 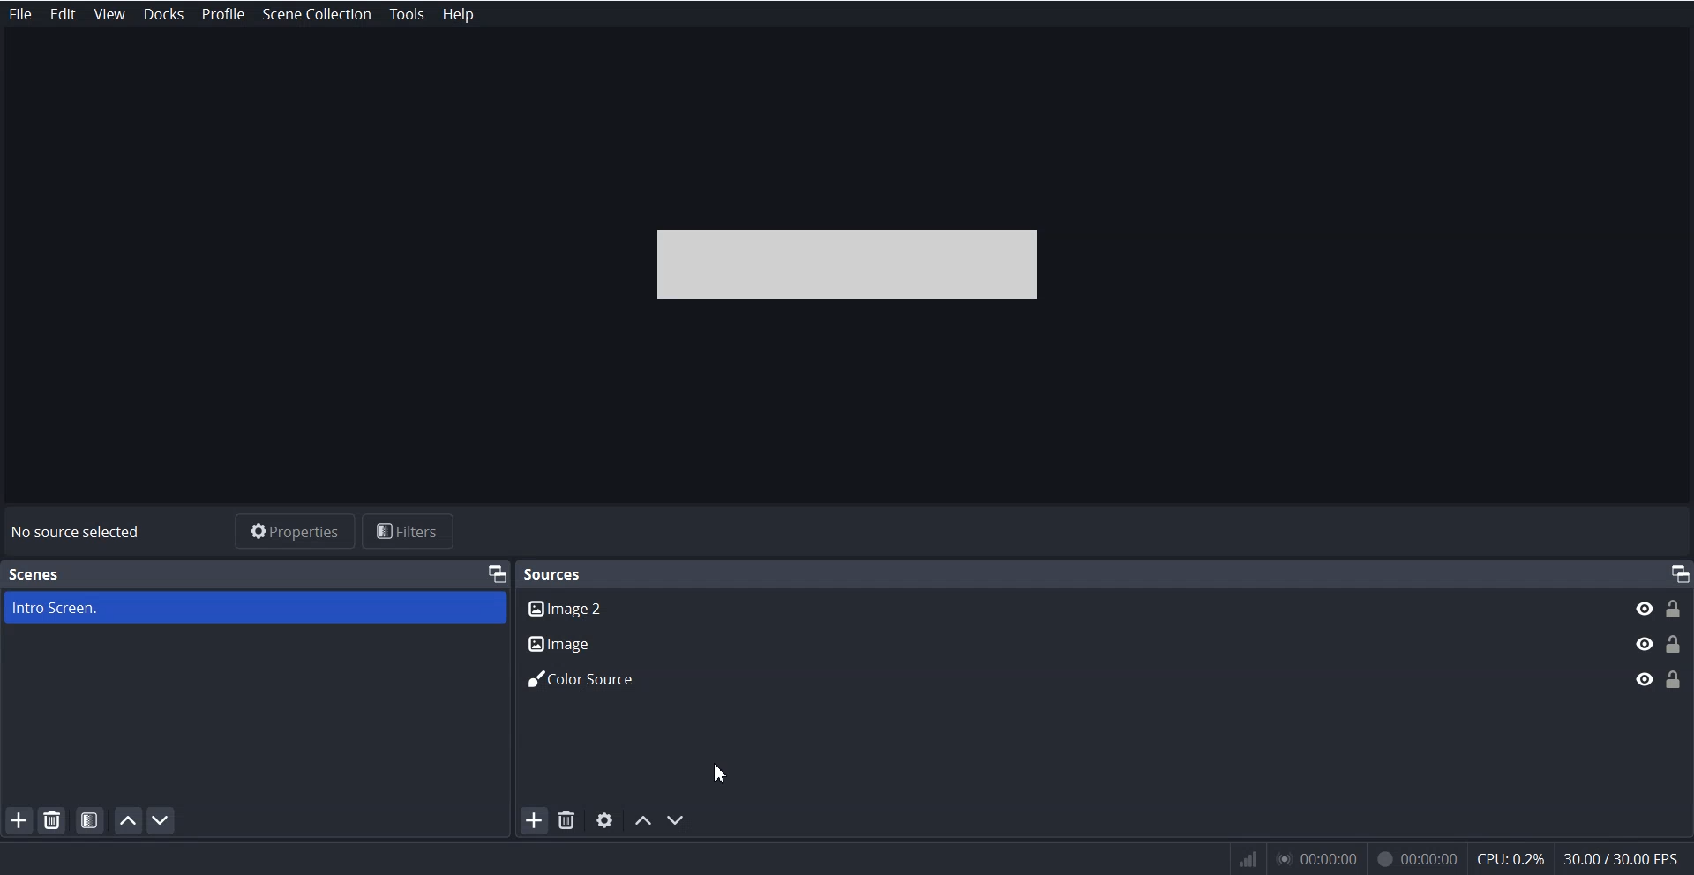 I want to click on Remove Selected Scene, so click(x=54, y=820).